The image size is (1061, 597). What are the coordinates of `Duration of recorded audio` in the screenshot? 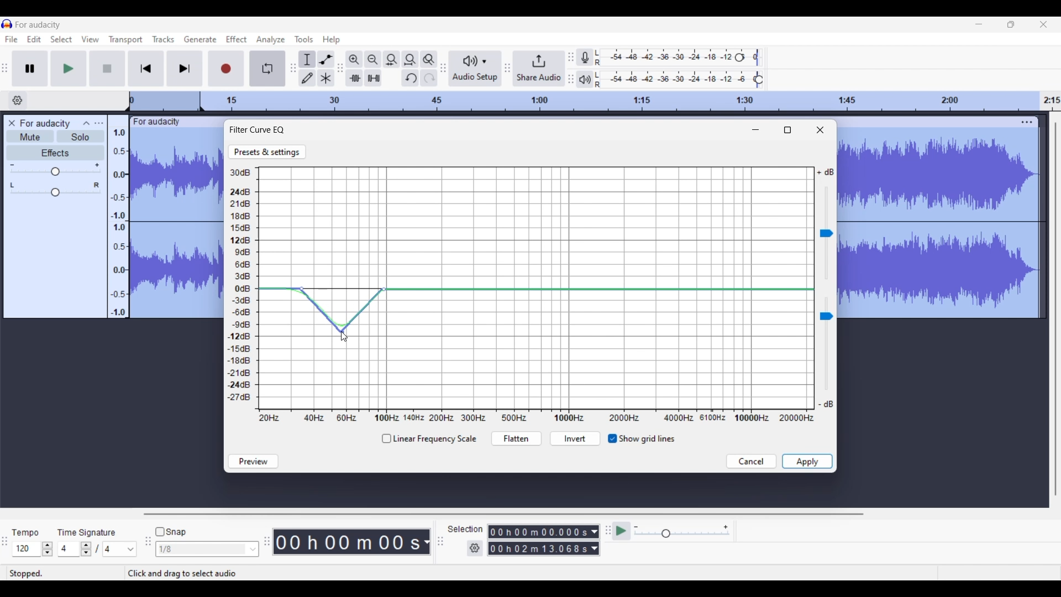 It's located at (348, 542).